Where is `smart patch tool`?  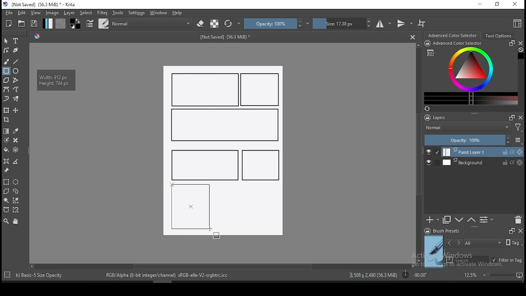
smart patch tool is located at coordinates (16, 140).